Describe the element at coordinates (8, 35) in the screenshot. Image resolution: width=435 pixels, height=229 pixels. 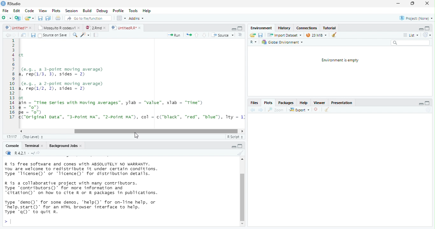
I see `back` at that location.